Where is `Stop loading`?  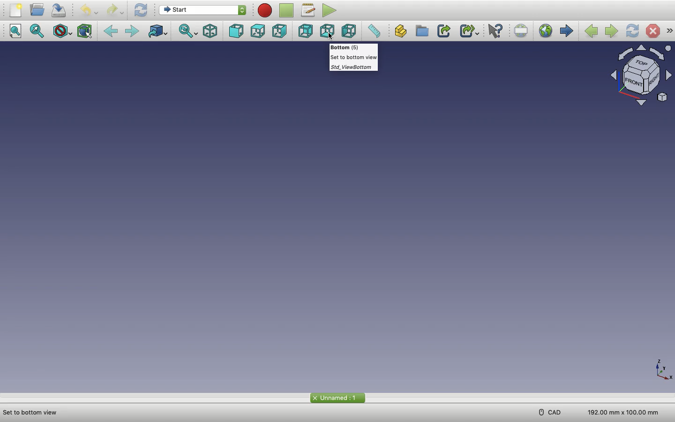 Stop loading is located at coordinates (653, 31).